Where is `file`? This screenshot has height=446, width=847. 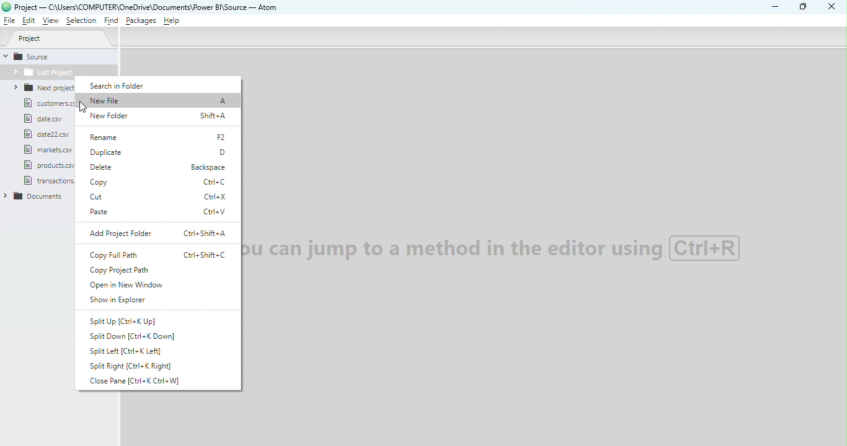
file is located at coordinates (48, 149).